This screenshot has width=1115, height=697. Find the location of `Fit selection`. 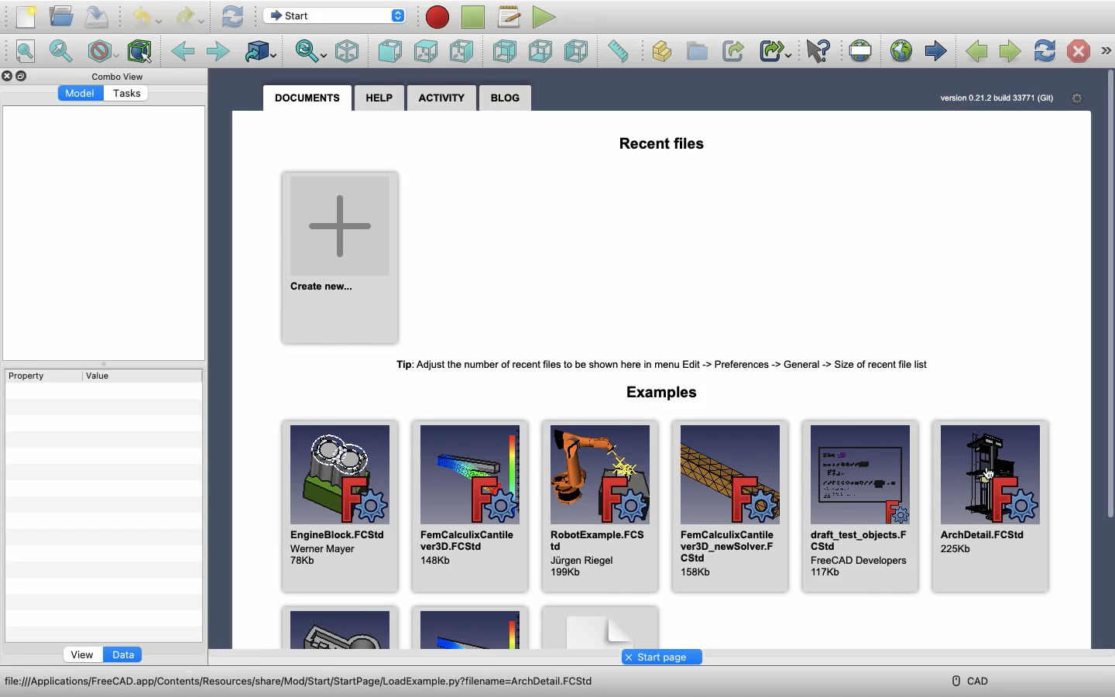

Fit selection is located at coordinates (63, 53).